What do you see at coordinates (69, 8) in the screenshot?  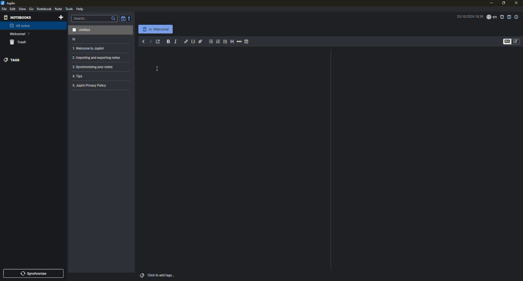 I see `tools` at bounding box center [69, 8].